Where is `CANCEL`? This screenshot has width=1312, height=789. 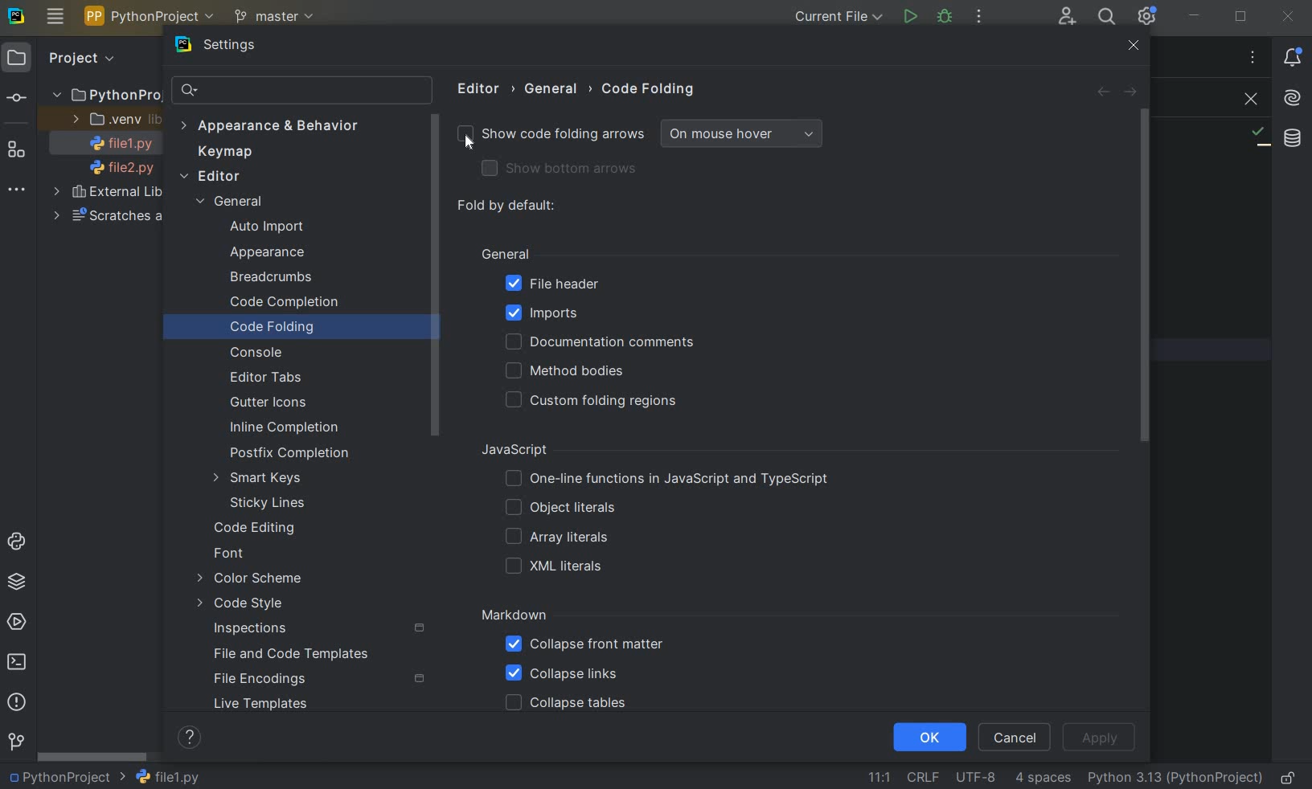 CANCEL is located at coordinates (1017, 736).